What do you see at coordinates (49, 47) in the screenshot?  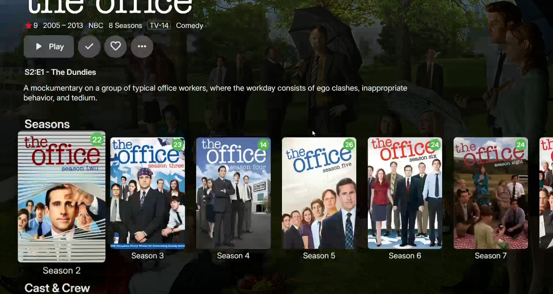 I see `Play` at bounding box center [49, 47].